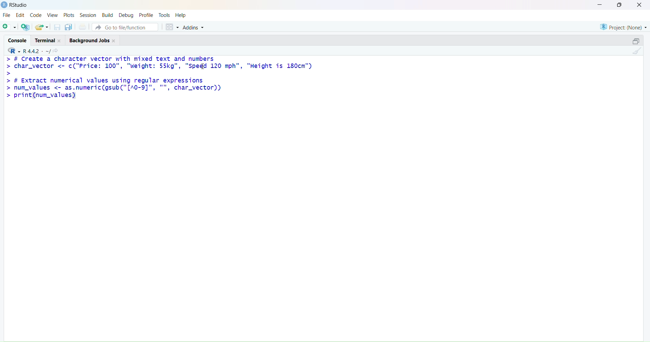 This screenshot has height=342, width=650. What do you see at coordinates (160, 78) in the screenshot?
I see `> # Create a character vector with mixed text and numberschar_vector <- c("Price: 100", "weight: 55kg", "Speed 120 mph", "Height is 180cm")# Extract numerical values using regular expressionsnum_values <- as.numeric(gsub("[A0-9]", "", char_vector))> print(num_values)` at bounding box center [160, 78].